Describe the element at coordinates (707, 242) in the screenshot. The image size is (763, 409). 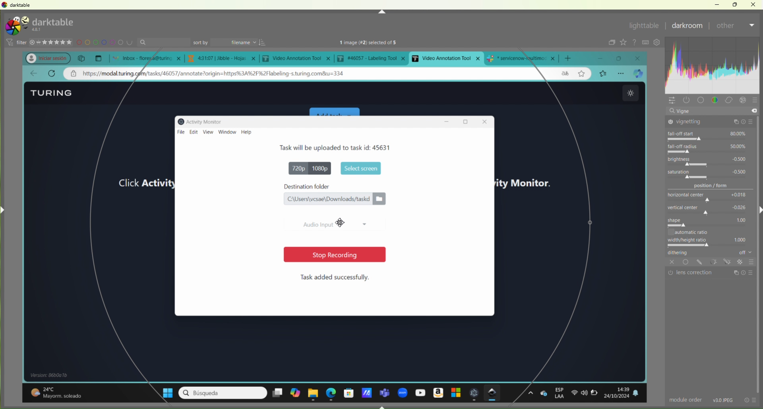
I see `width/height ratio` at that location.